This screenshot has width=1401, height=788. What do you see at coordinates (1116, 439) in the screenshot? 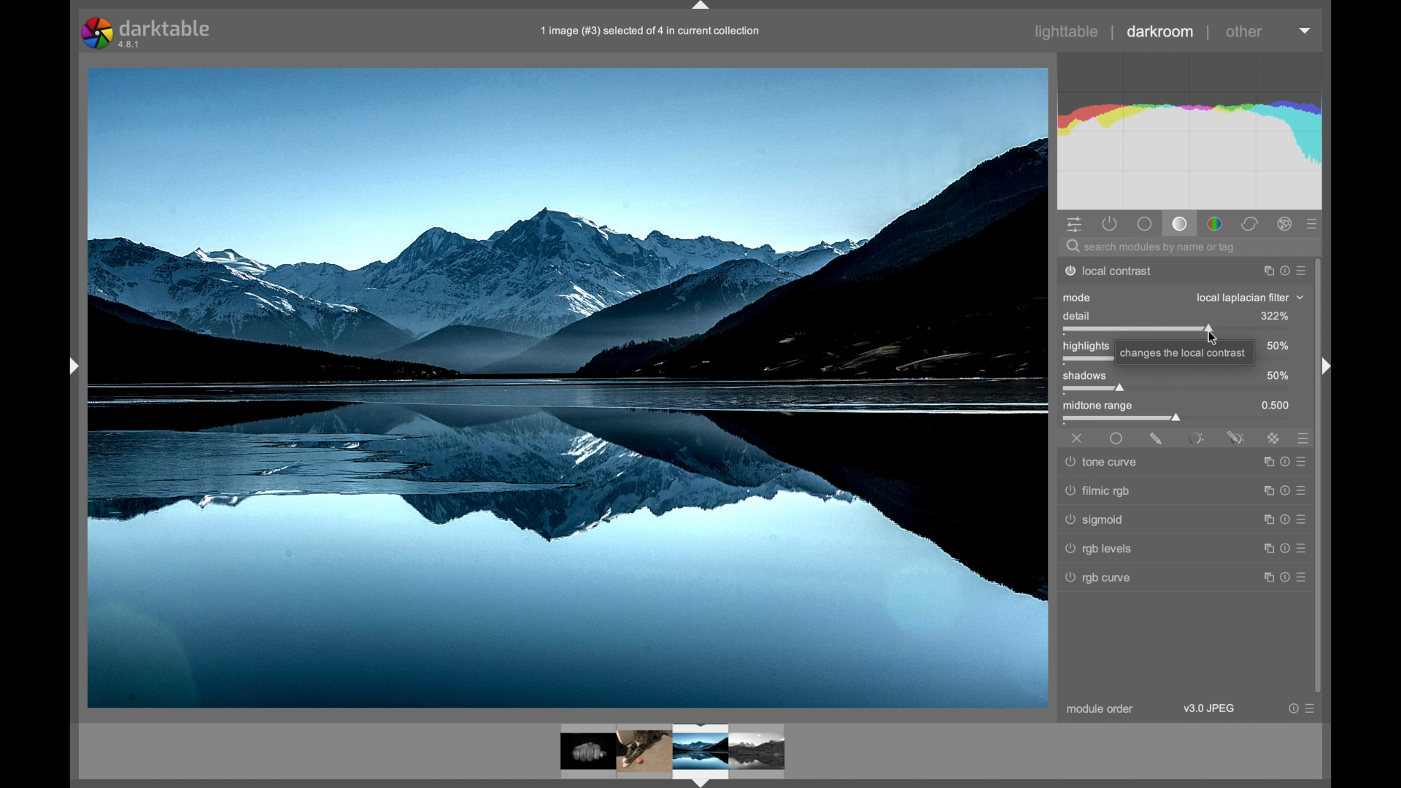
I see `uniformly` at bounding box center [1116, 439].